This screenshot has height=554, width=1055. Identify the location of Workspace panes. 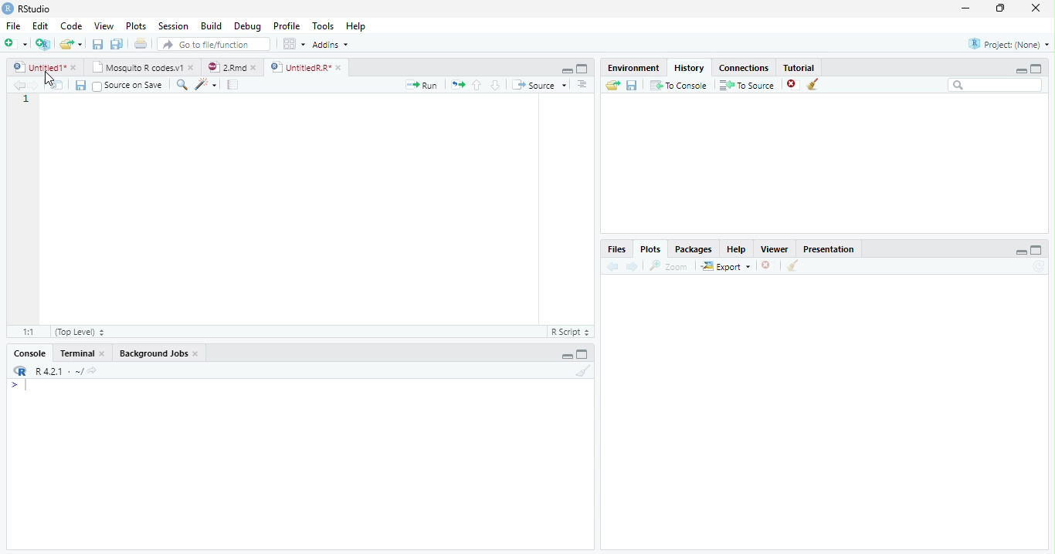
(294, 45).